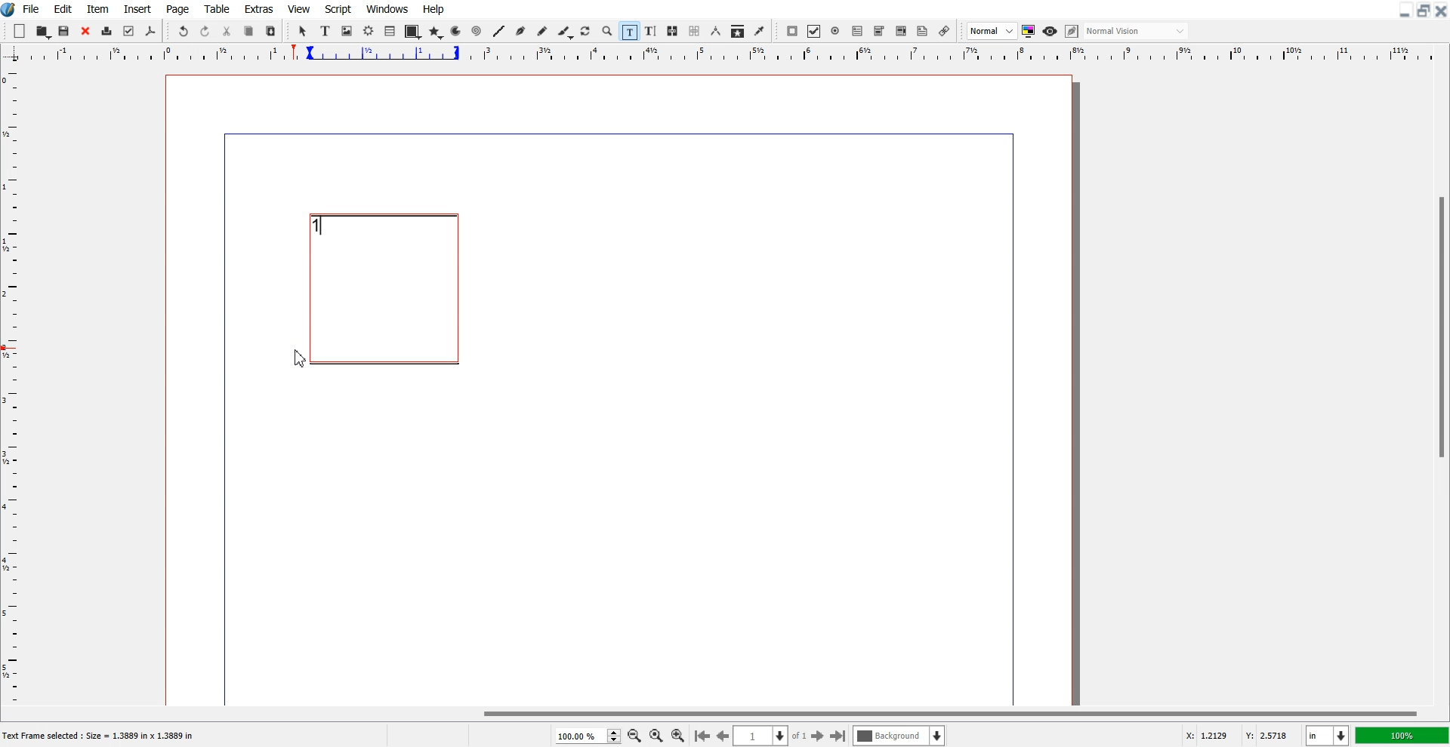 This screenshot has height=747, width=1450. What do you see at coordinates (607, 30) in the screenshot?
I see `Zoom In or Out` at bounding box center [607, 30].